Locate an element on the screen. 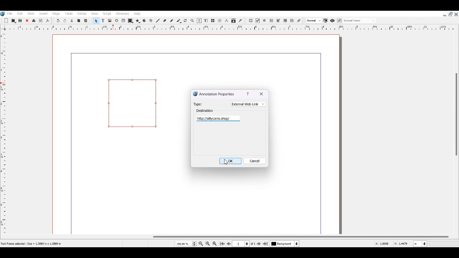 The height and width of the screenshot is (258, 459). Table is located at coordinates (68, 14).